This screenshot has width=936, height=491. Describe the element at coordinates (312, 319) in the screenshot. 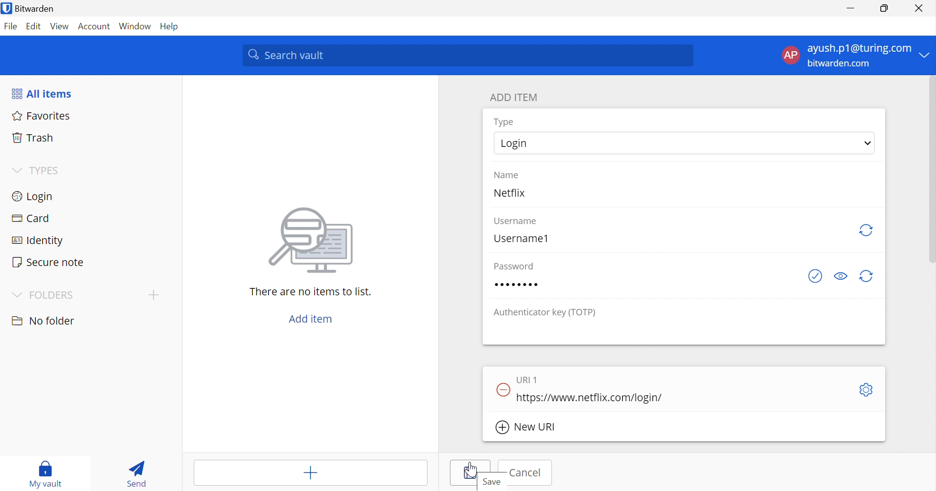

I see `Add item` at that location.